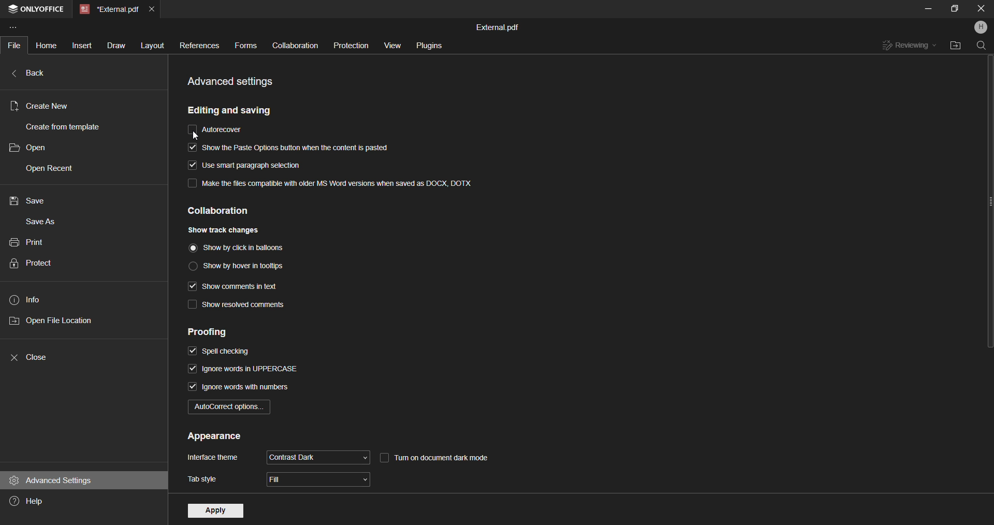  What do you see at coordinates (981, 9) in the screenshot?
I see `Close` at bounding box center [981, 9].